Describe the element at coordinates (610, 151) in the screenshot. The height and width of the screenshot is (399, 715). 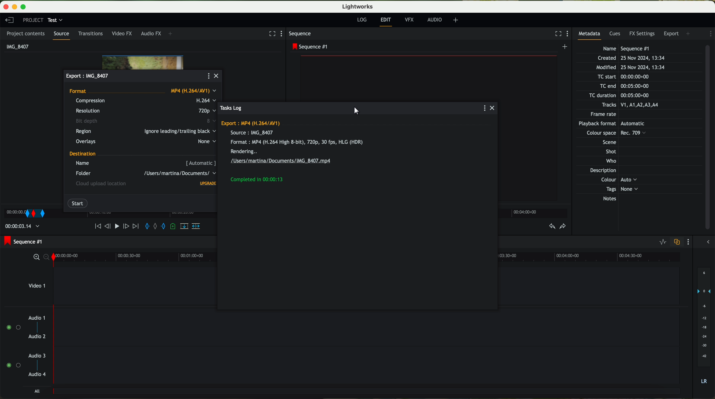
I see `Shot` at that location.